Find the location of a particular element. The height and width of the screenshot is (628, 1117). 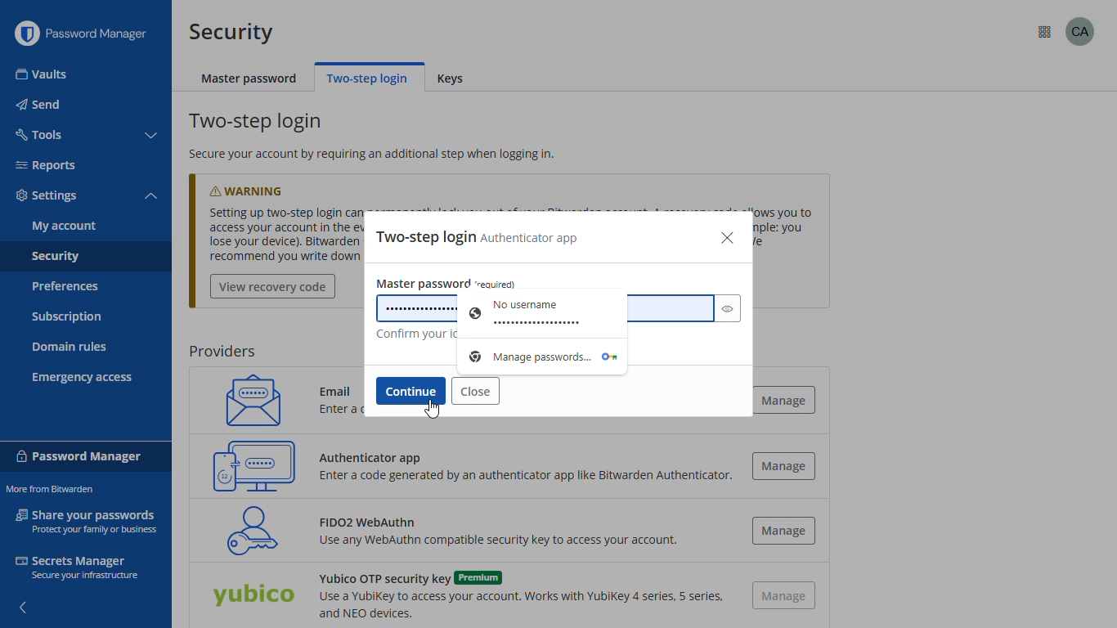

manage is located at coordinates (785, 596).